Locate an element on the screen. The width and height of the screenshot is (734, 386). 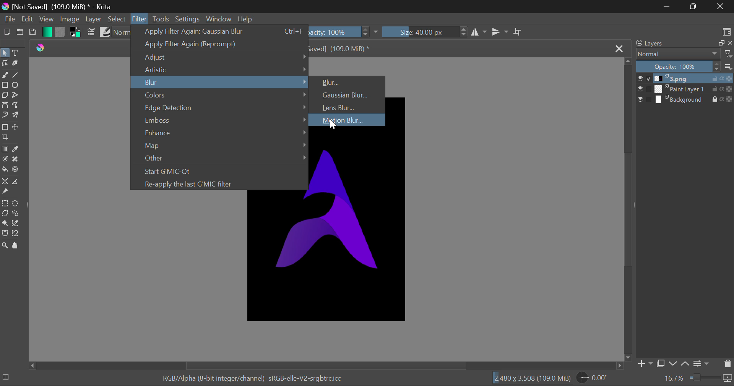
Filter is located at coordinates (139, 19).